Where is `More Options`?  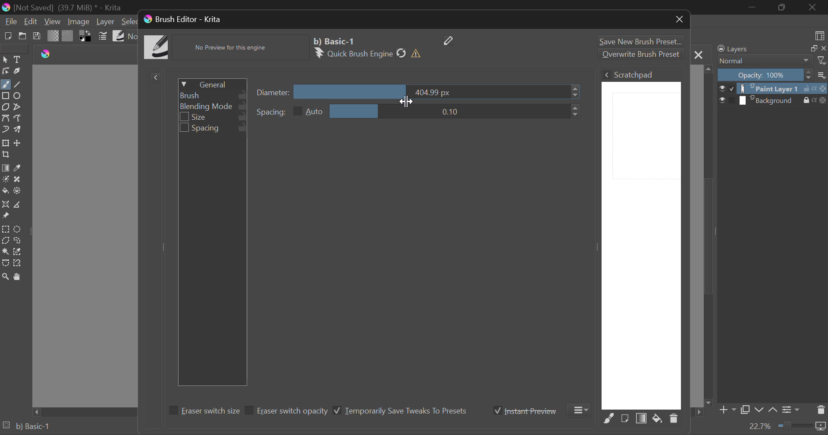 More Options is located at coordinates (580, 410).